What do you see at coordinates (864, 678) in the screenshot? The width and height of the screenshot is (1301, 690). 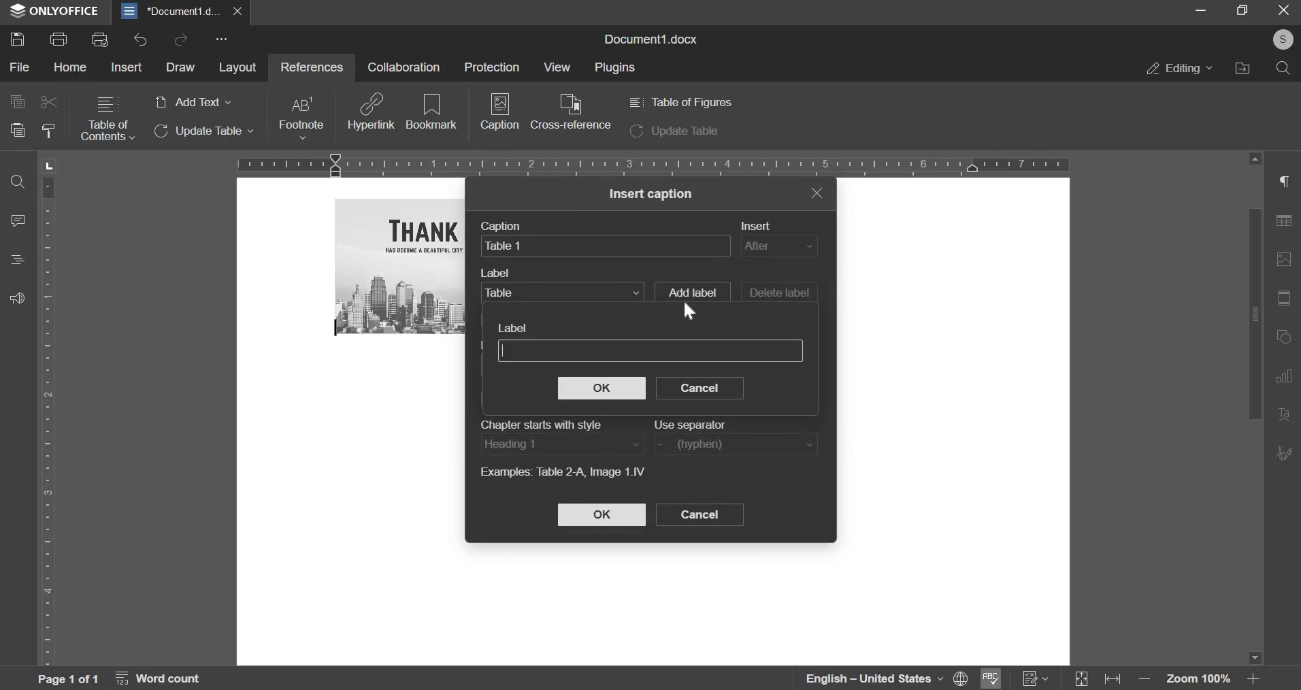 I see `language` at bounding box center [864, 678].